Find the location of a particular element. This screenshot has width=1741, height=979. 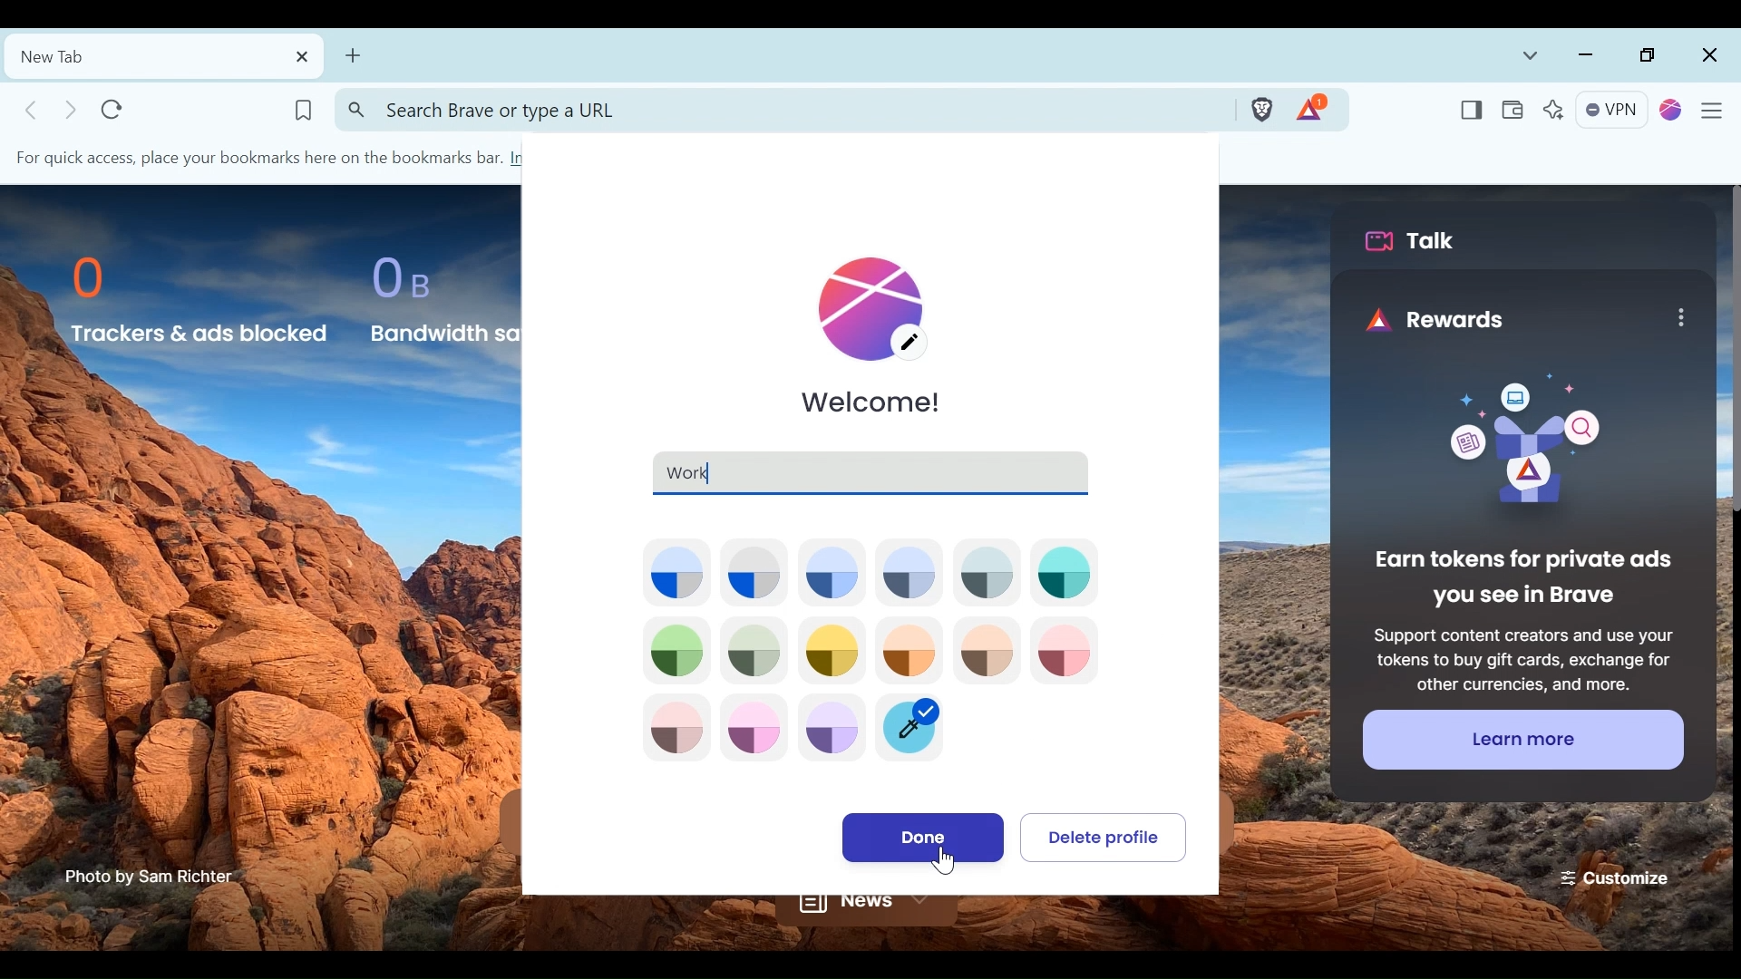

more options is located at coordinates (1679, 317).